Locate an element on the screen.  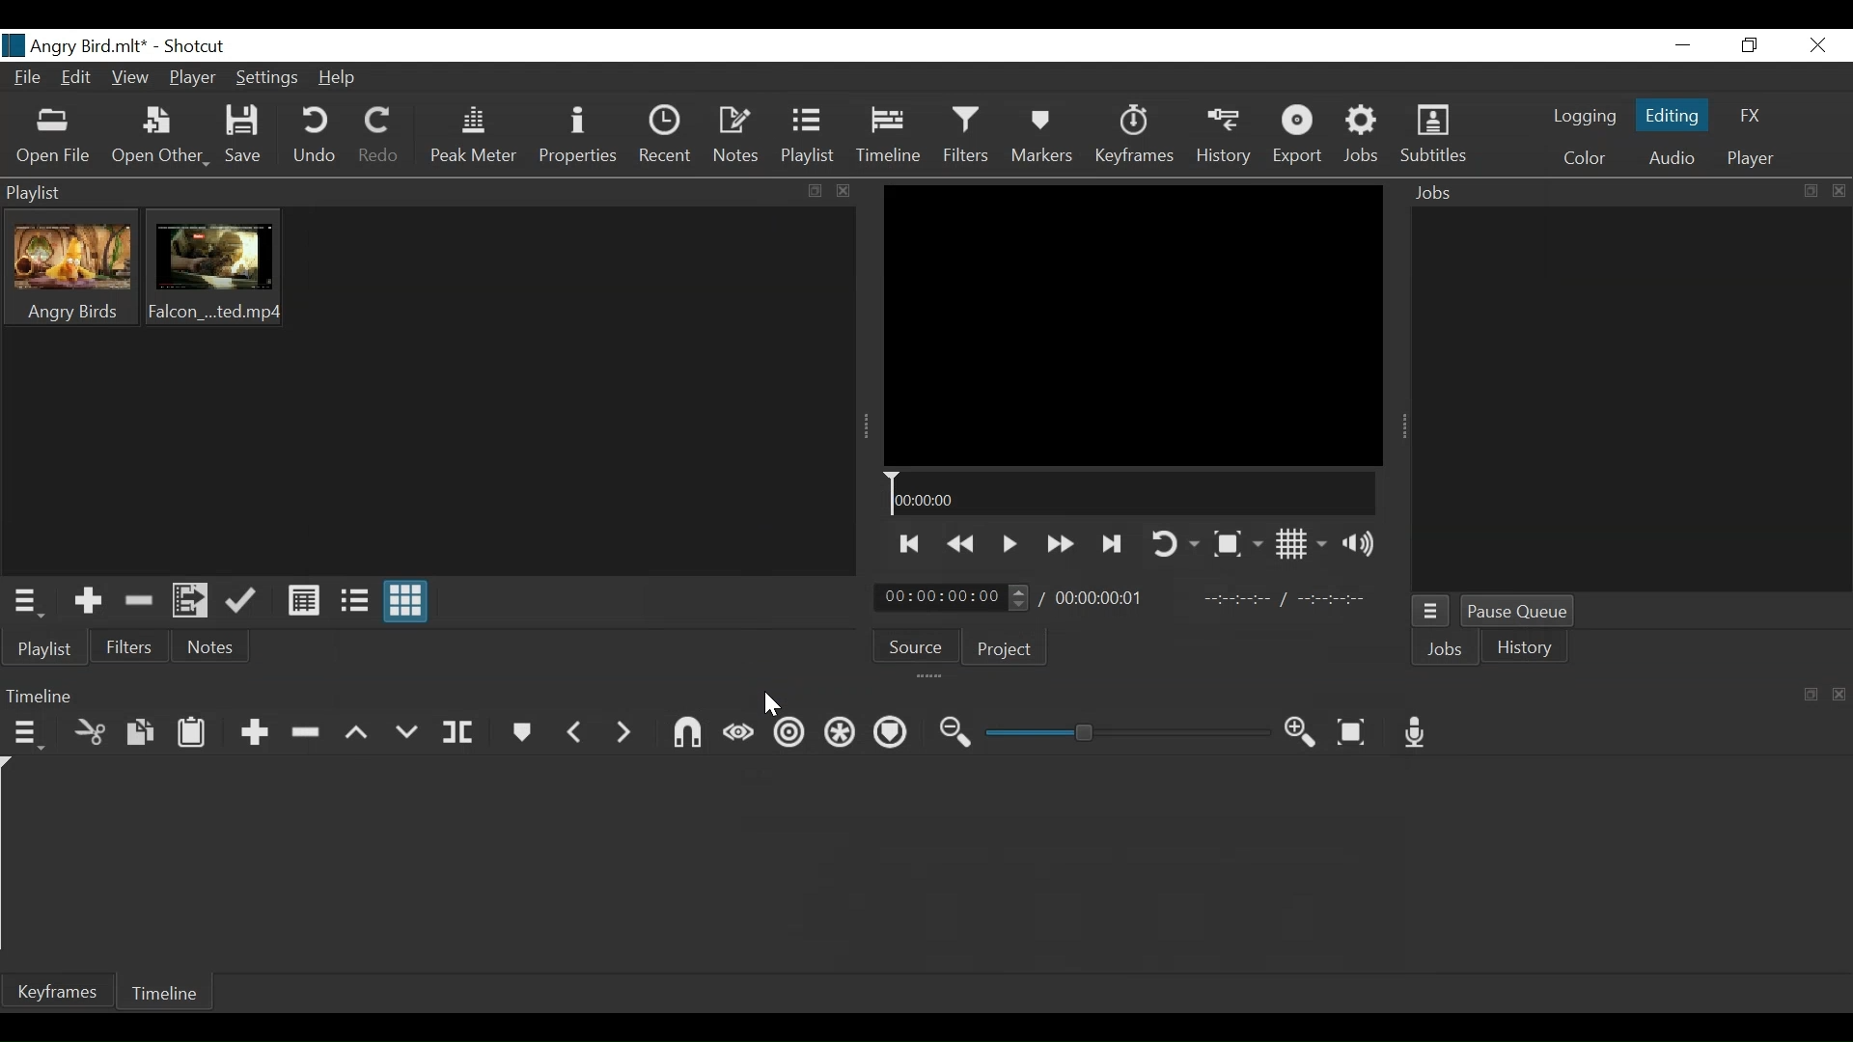
Export is located at coordinates (1299, 135).